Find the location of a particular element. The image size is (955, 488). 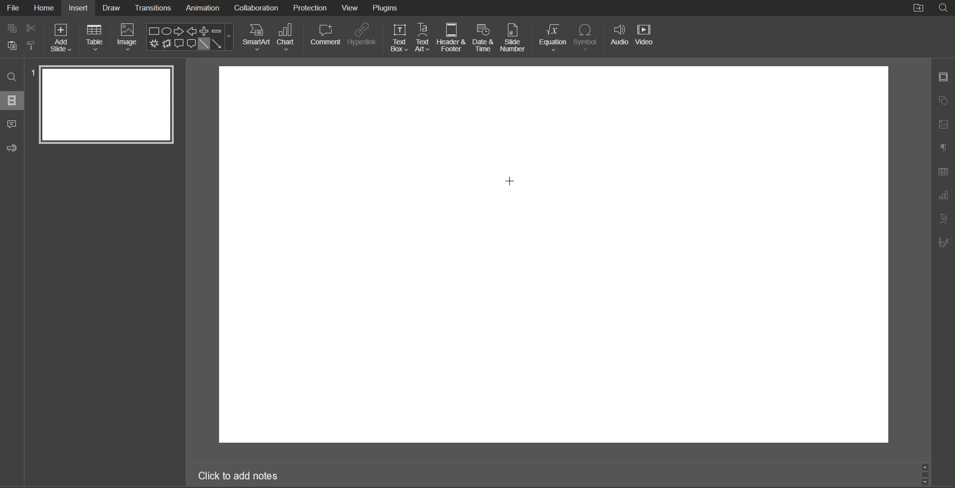

Slide Number  is located at coordinates (514, 37).